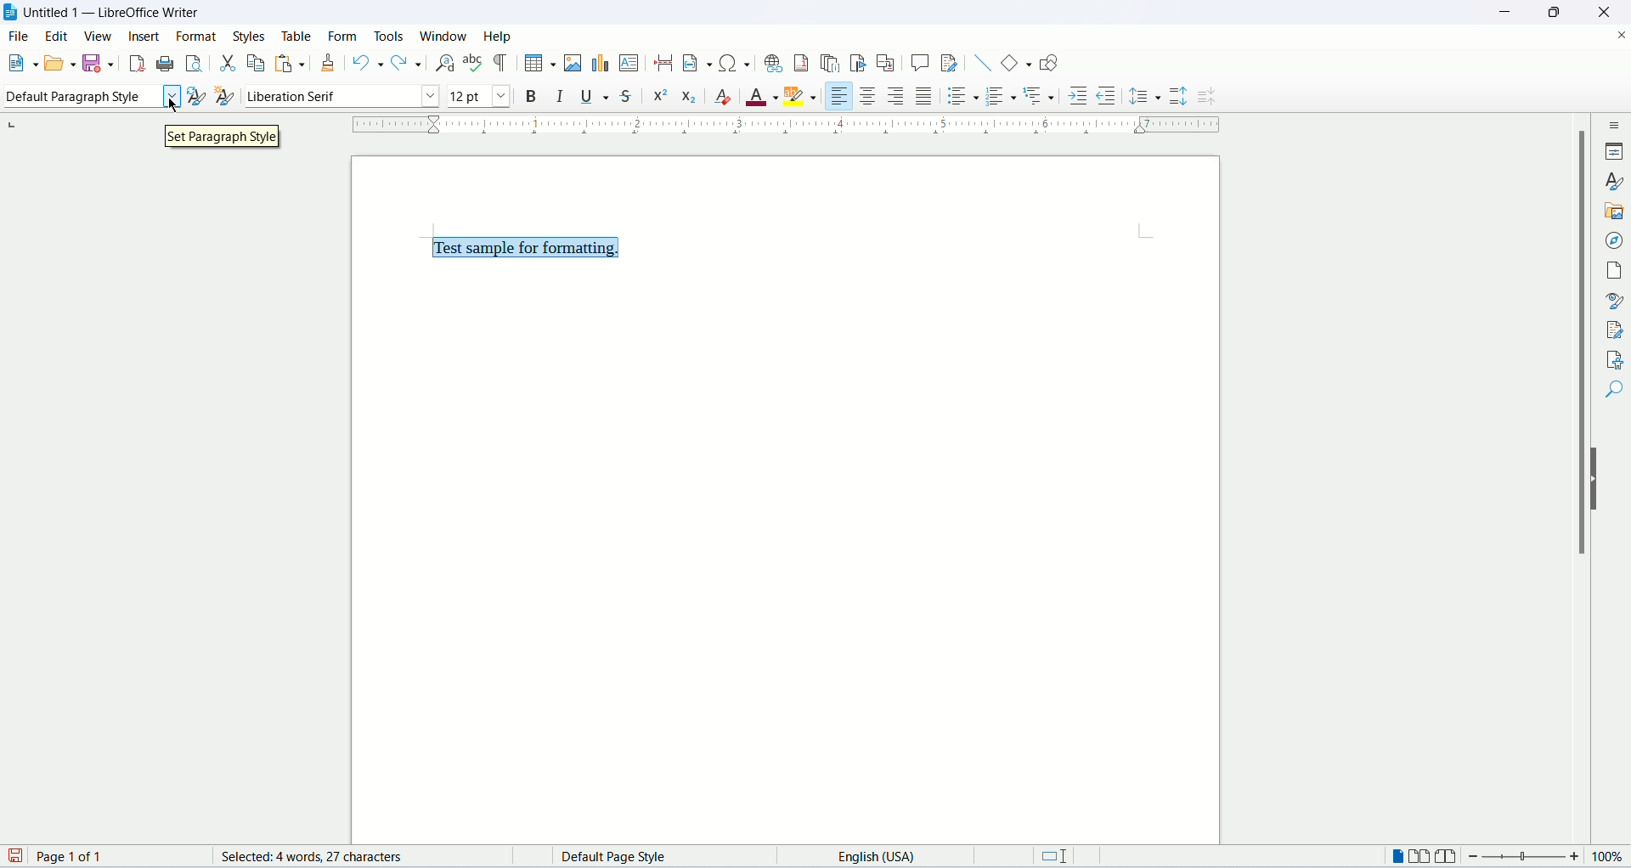  What do you see at coordinates (293, 857) in the screenshot?
I see `words and characters` at bounding box center [293, 857].